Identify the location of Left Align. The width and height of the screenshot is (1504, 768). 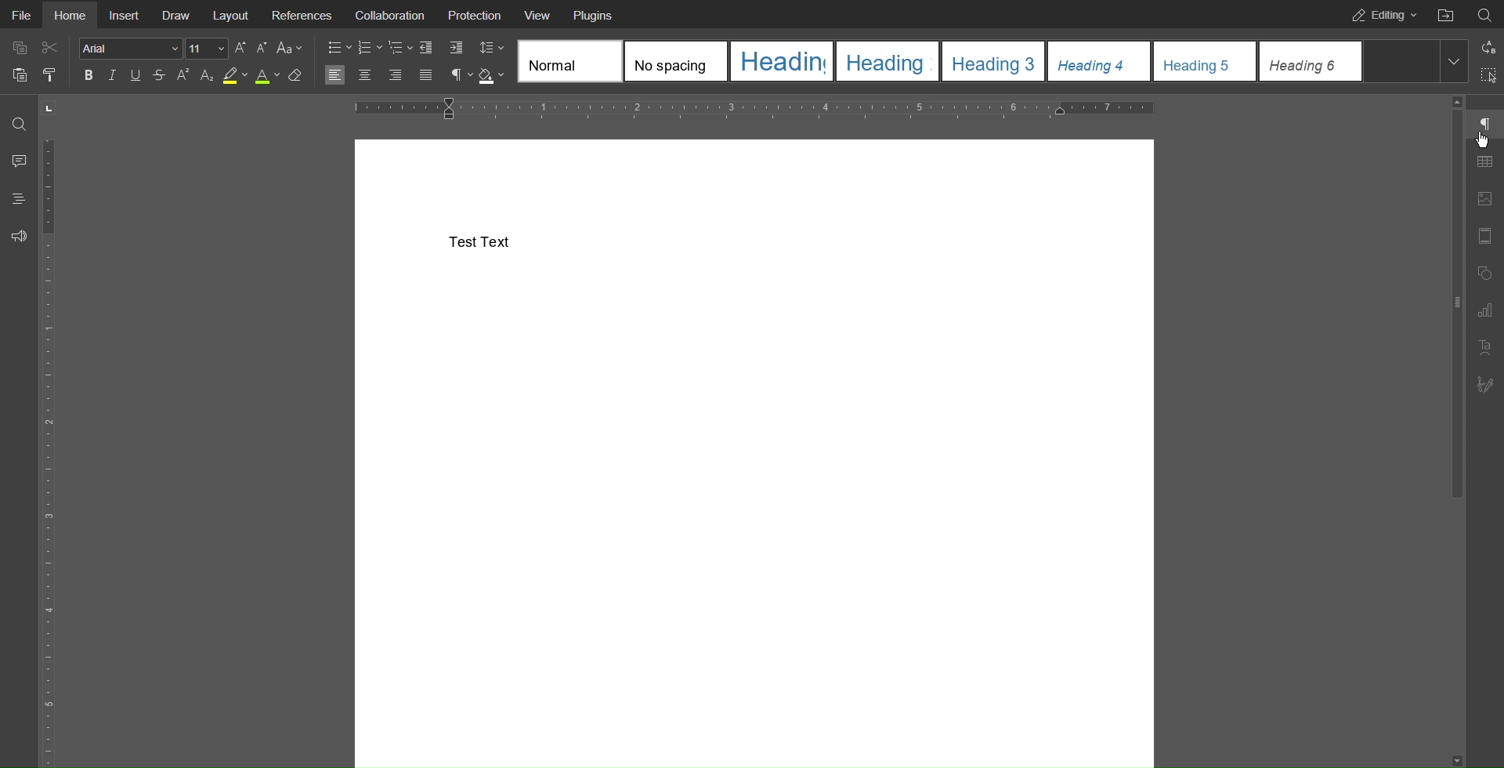
(334, 76).